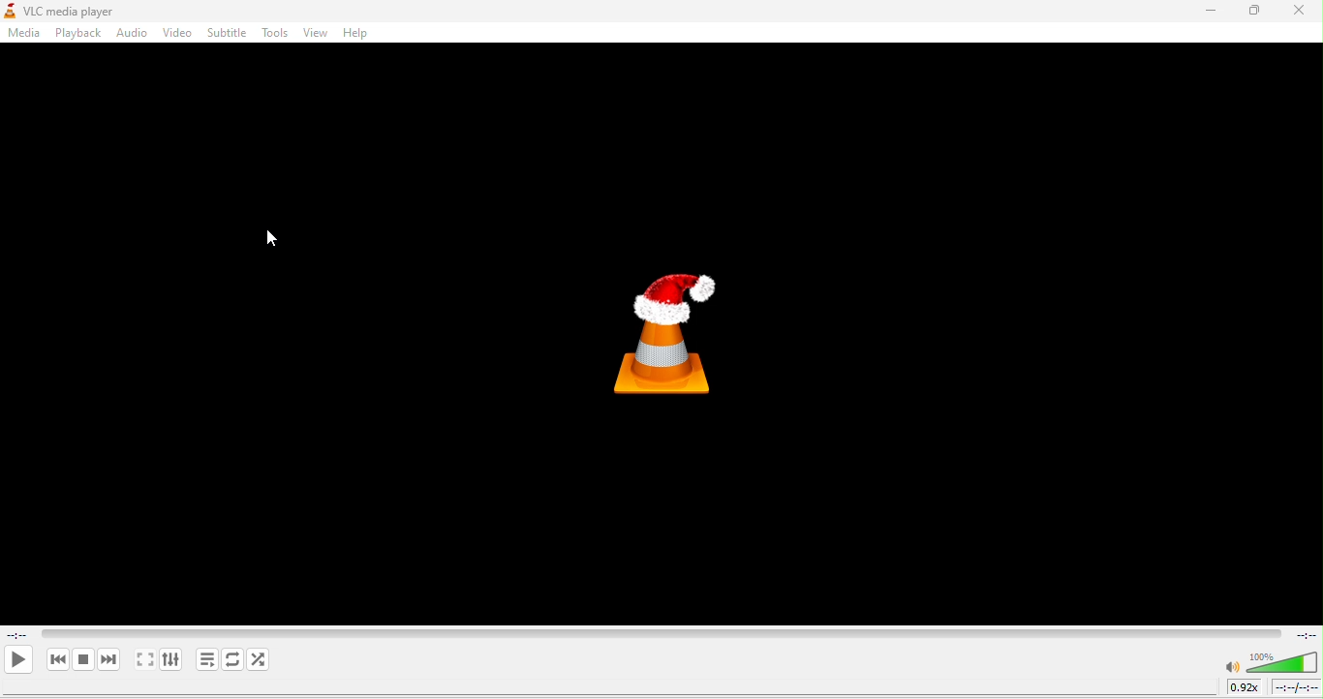 This screenshot has width=1323, height=699. Describe the element at coordinates (24, 34) in the screenshot. I see `media` at that location.